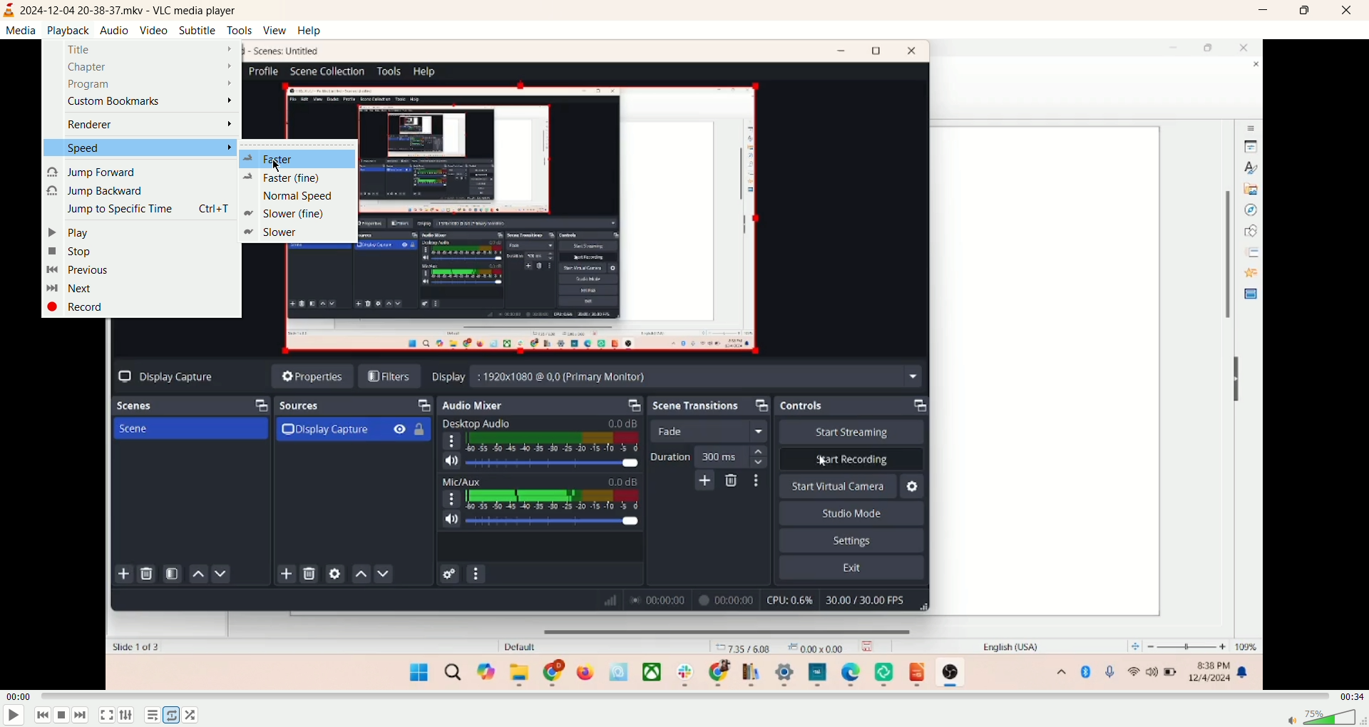 The width and height of the screenshot is (1369, 727). What do you see at coordinates (149, 717) in the screenshot?
I see `playlist` at bounding box center [149, 717].